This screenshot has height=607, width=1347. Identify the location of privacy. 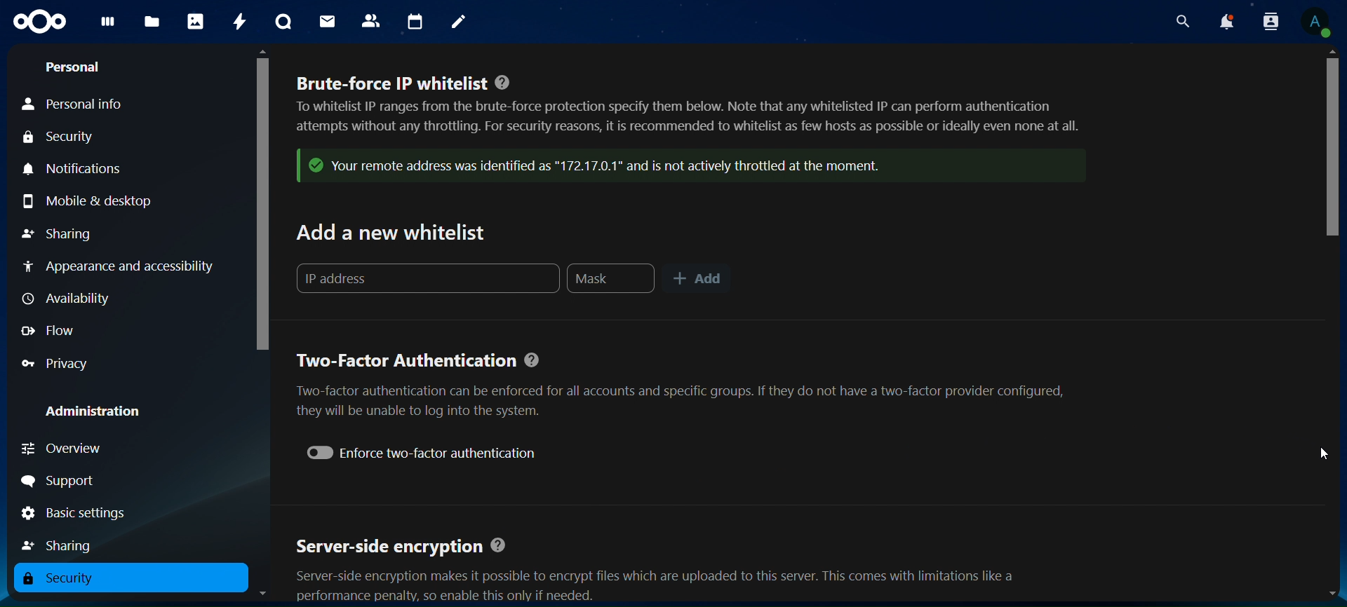
(56, 365).